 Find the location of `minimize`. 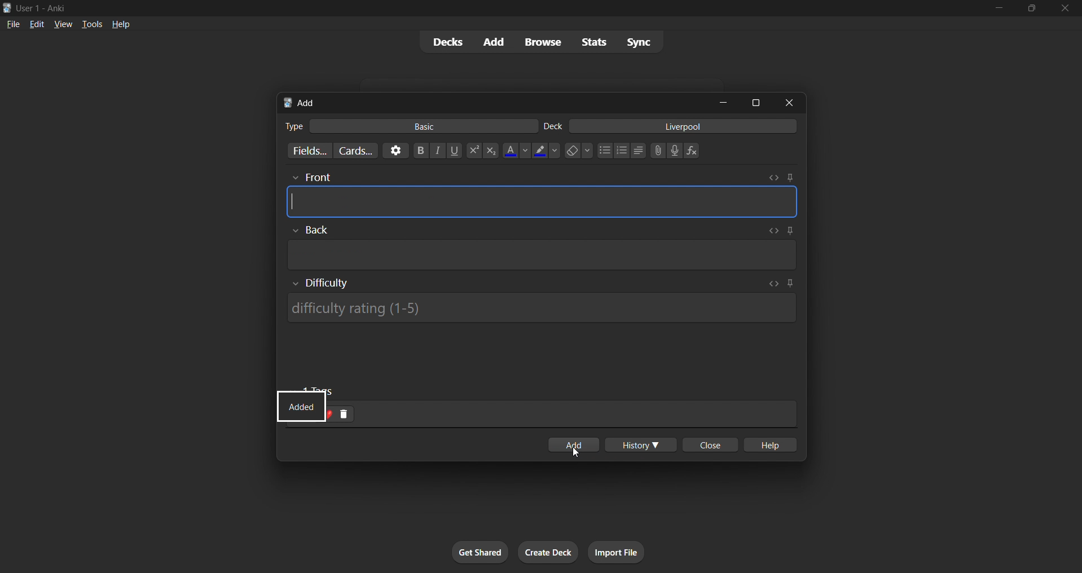

minimize is located at coordinates (725, 103).